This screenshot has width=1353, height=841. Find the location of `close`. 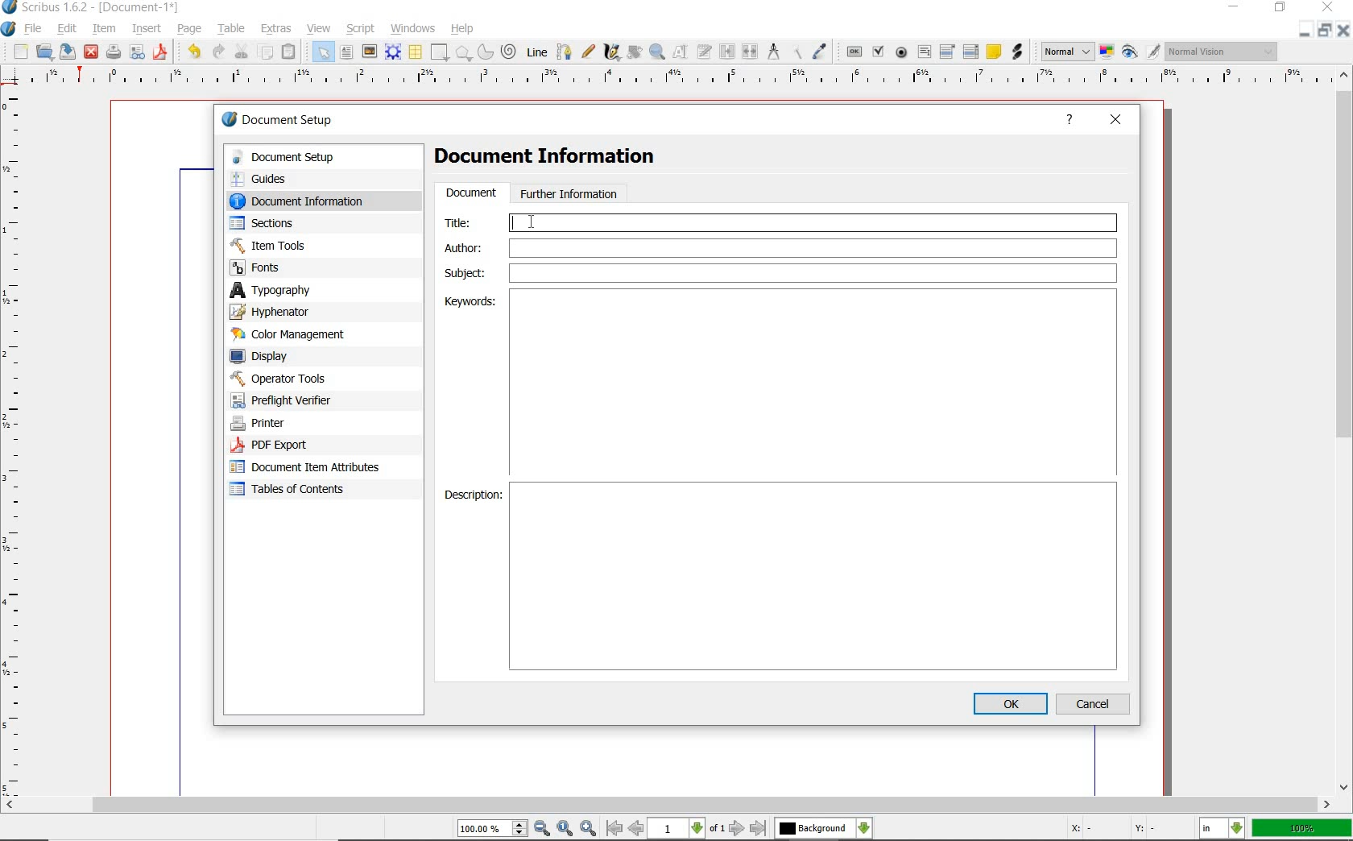

close is located at coordinates (92, 53).